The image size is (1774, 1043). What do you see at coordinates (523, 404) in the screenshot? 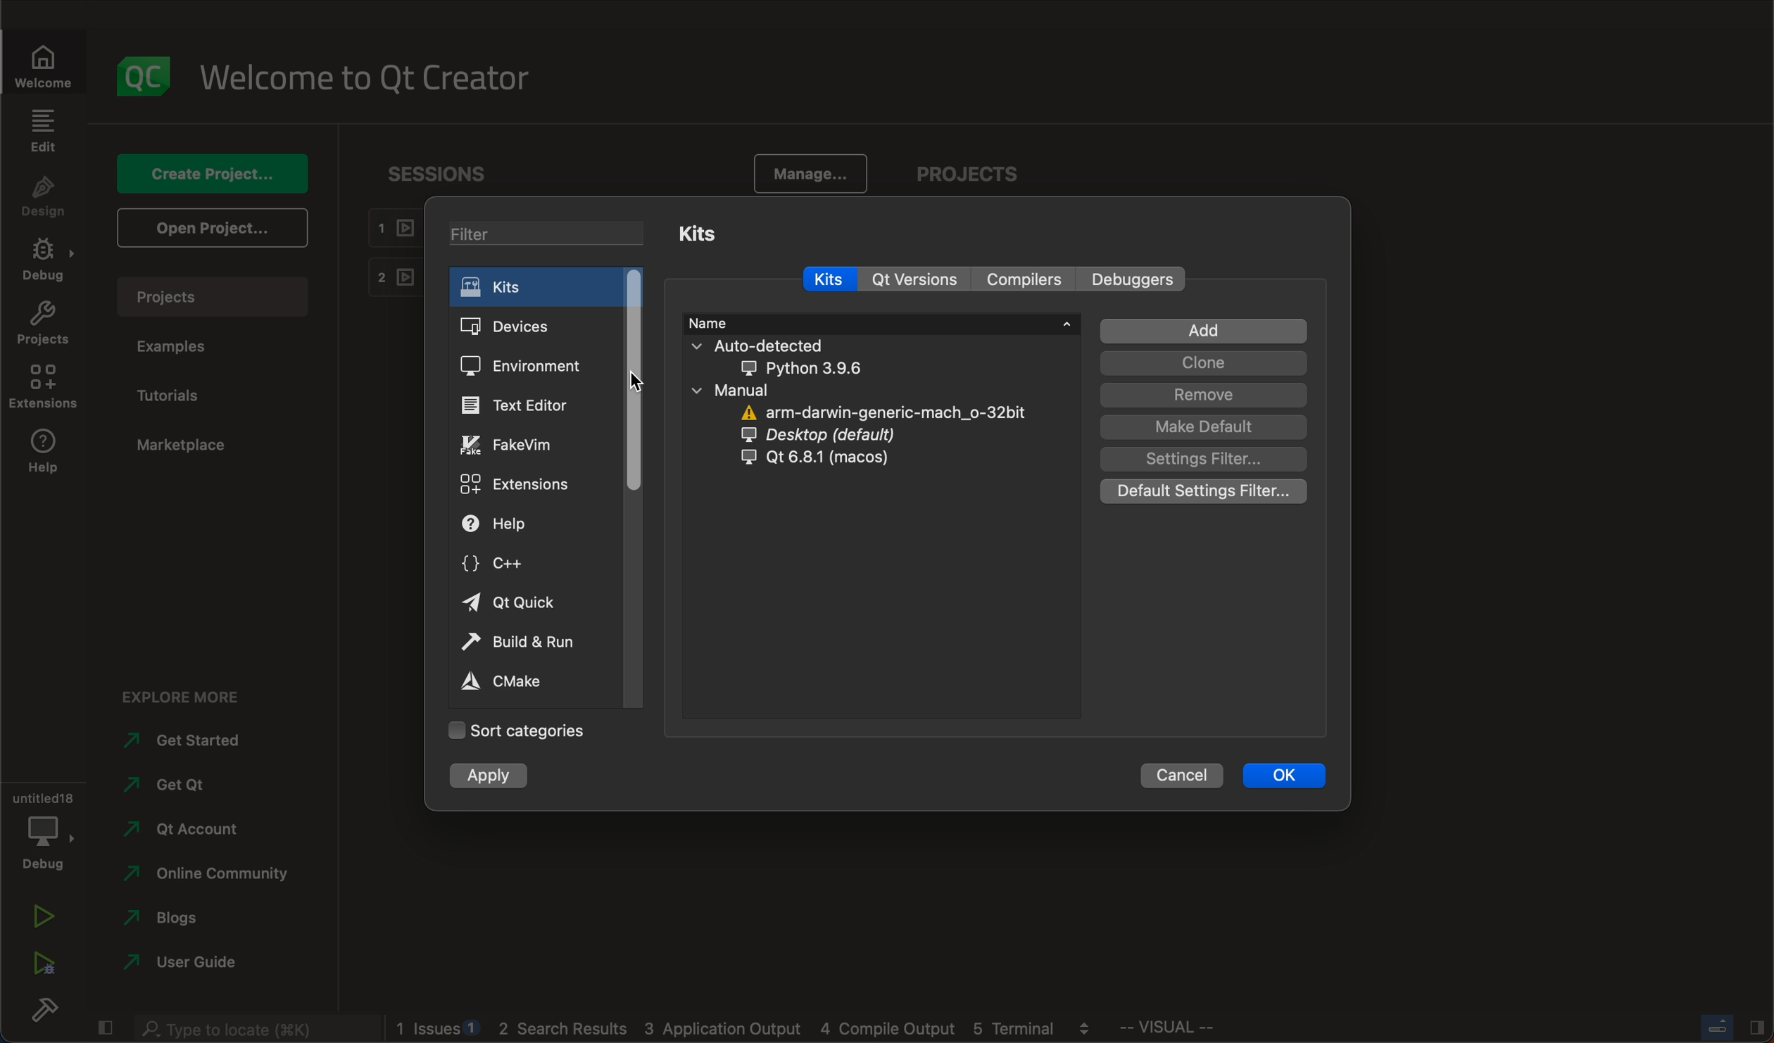
I see `editor` at bounding box center [523, 404].